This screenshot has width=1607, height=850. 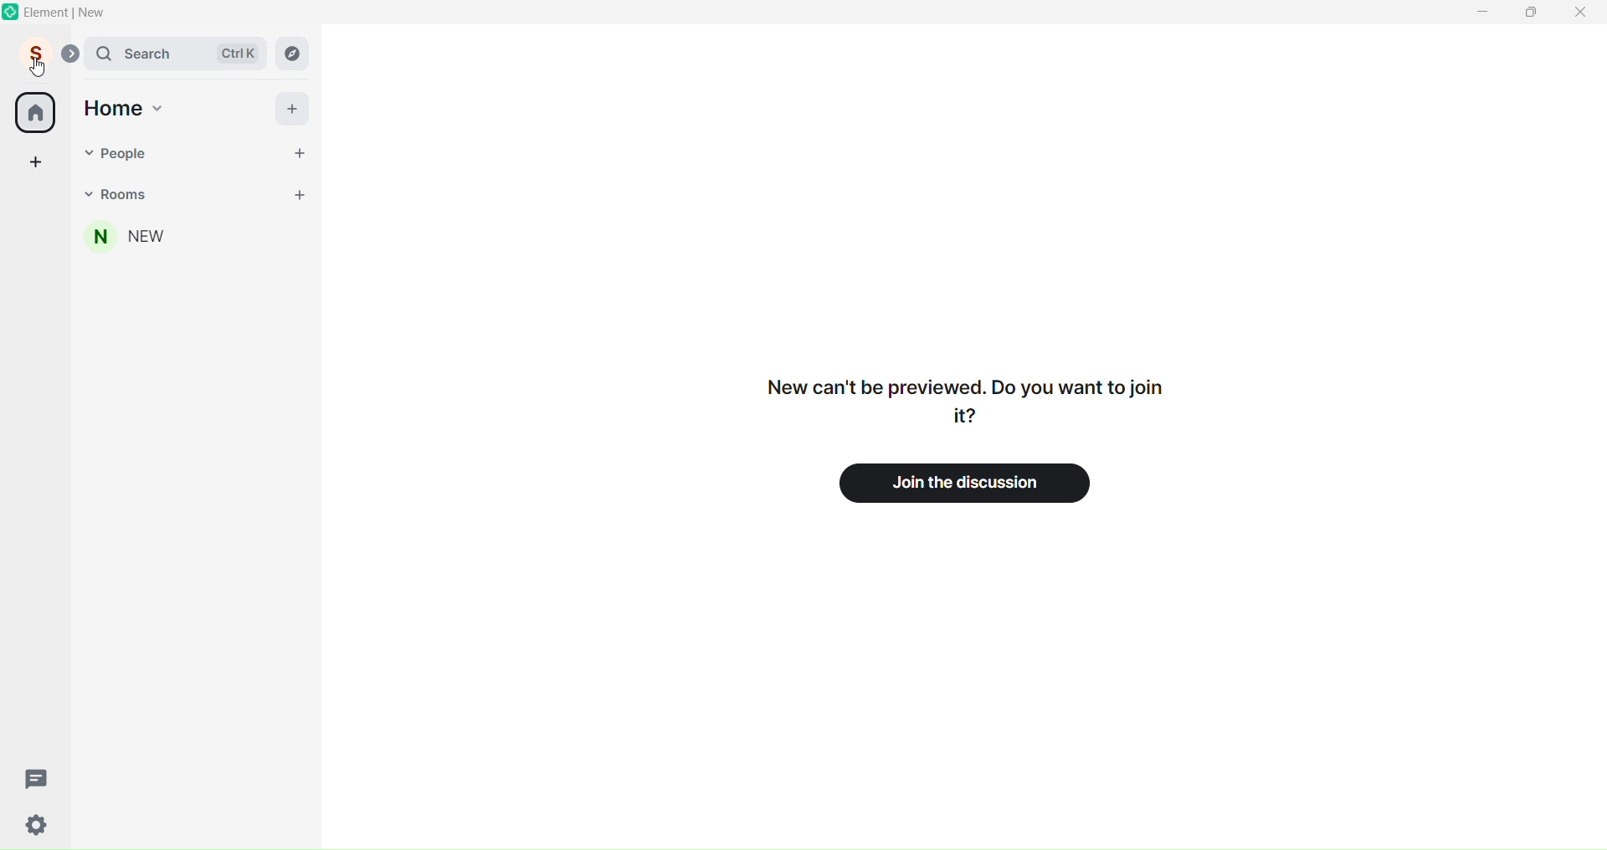 I want to click on Add, so click(x=295, y=109).